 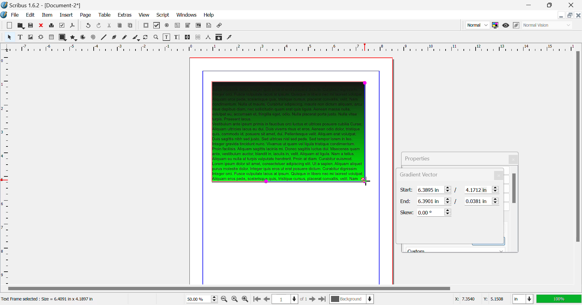 I want to click on Last Page, so click(x=322, y=299).